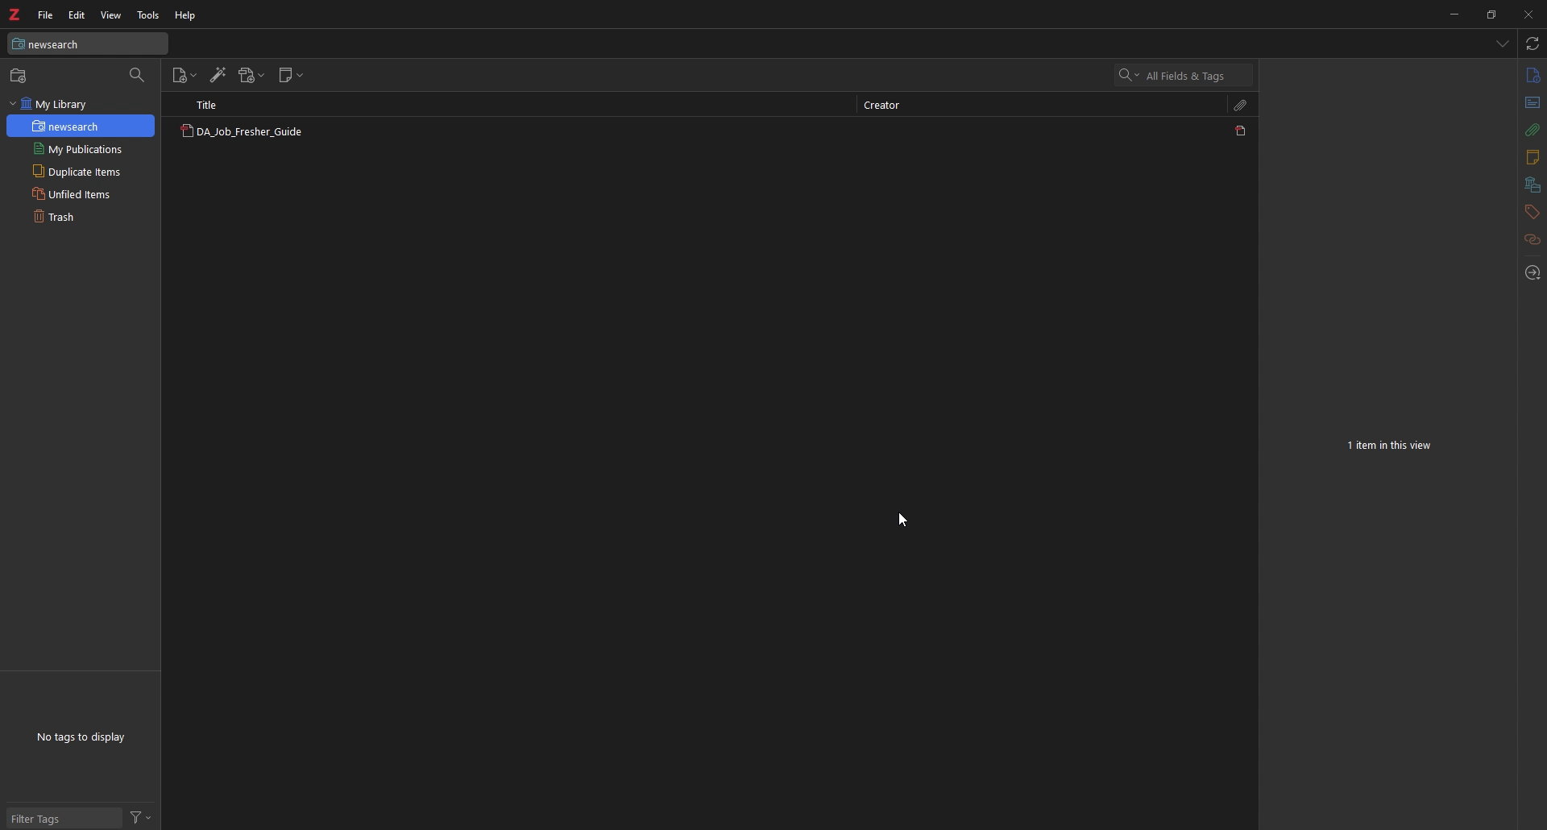 This screenshot has height=830, width=1547. Describe the element at coordinates (1391, 446) in the screenshot. I see `1 item in this view` at that location.